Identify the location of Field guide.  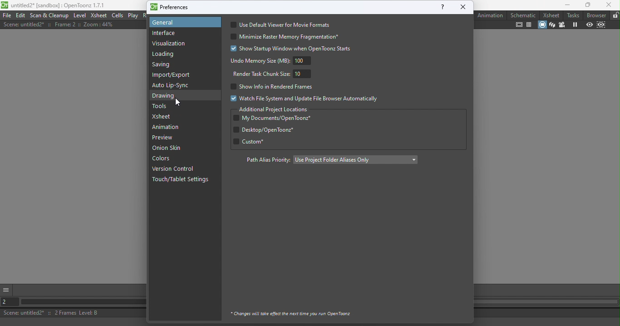
(529, 25).